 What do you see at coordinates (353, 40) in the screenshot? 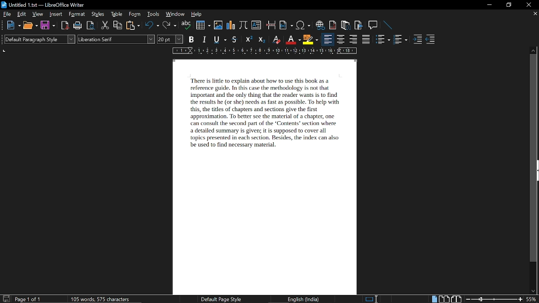
I see `align right` at bounding box center [353, 40].